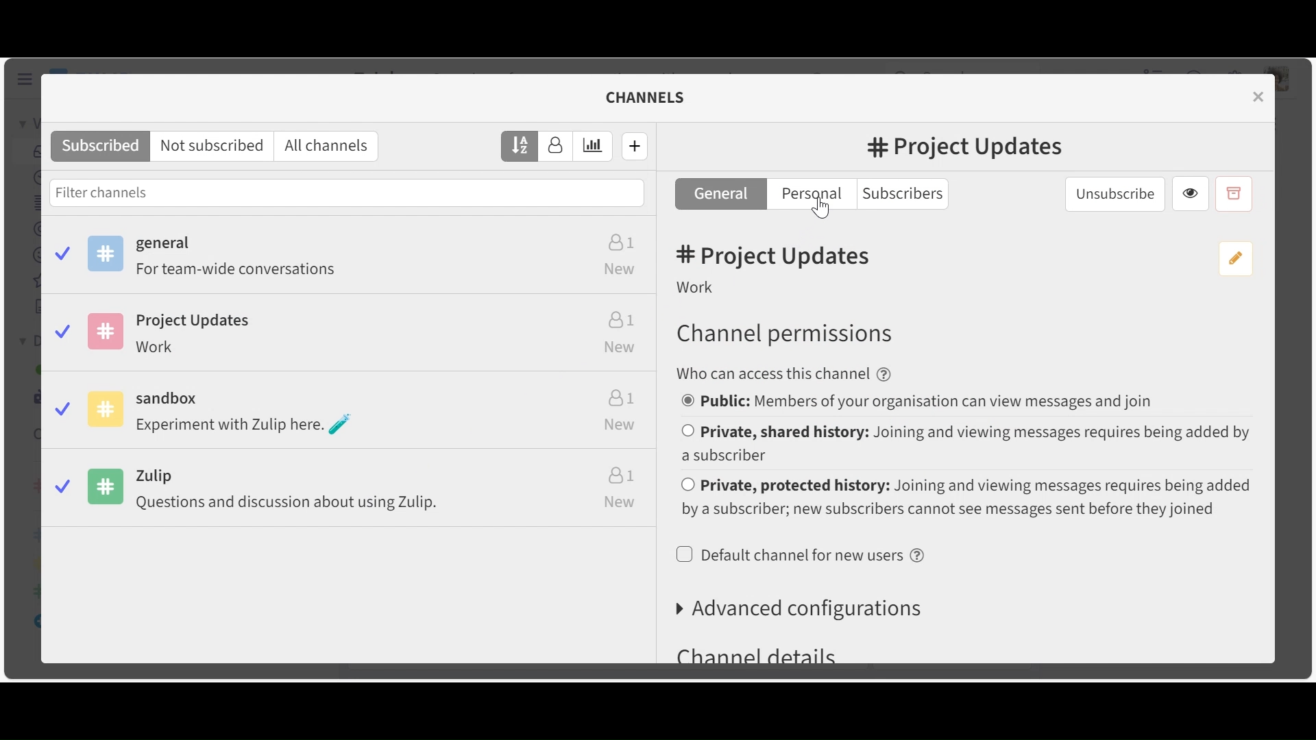 This screenshot has width=1316, height=740. What do you see at coordinates (964, 149) in the screenshot?
I see `#Channel` at bounding box center [964, 149].